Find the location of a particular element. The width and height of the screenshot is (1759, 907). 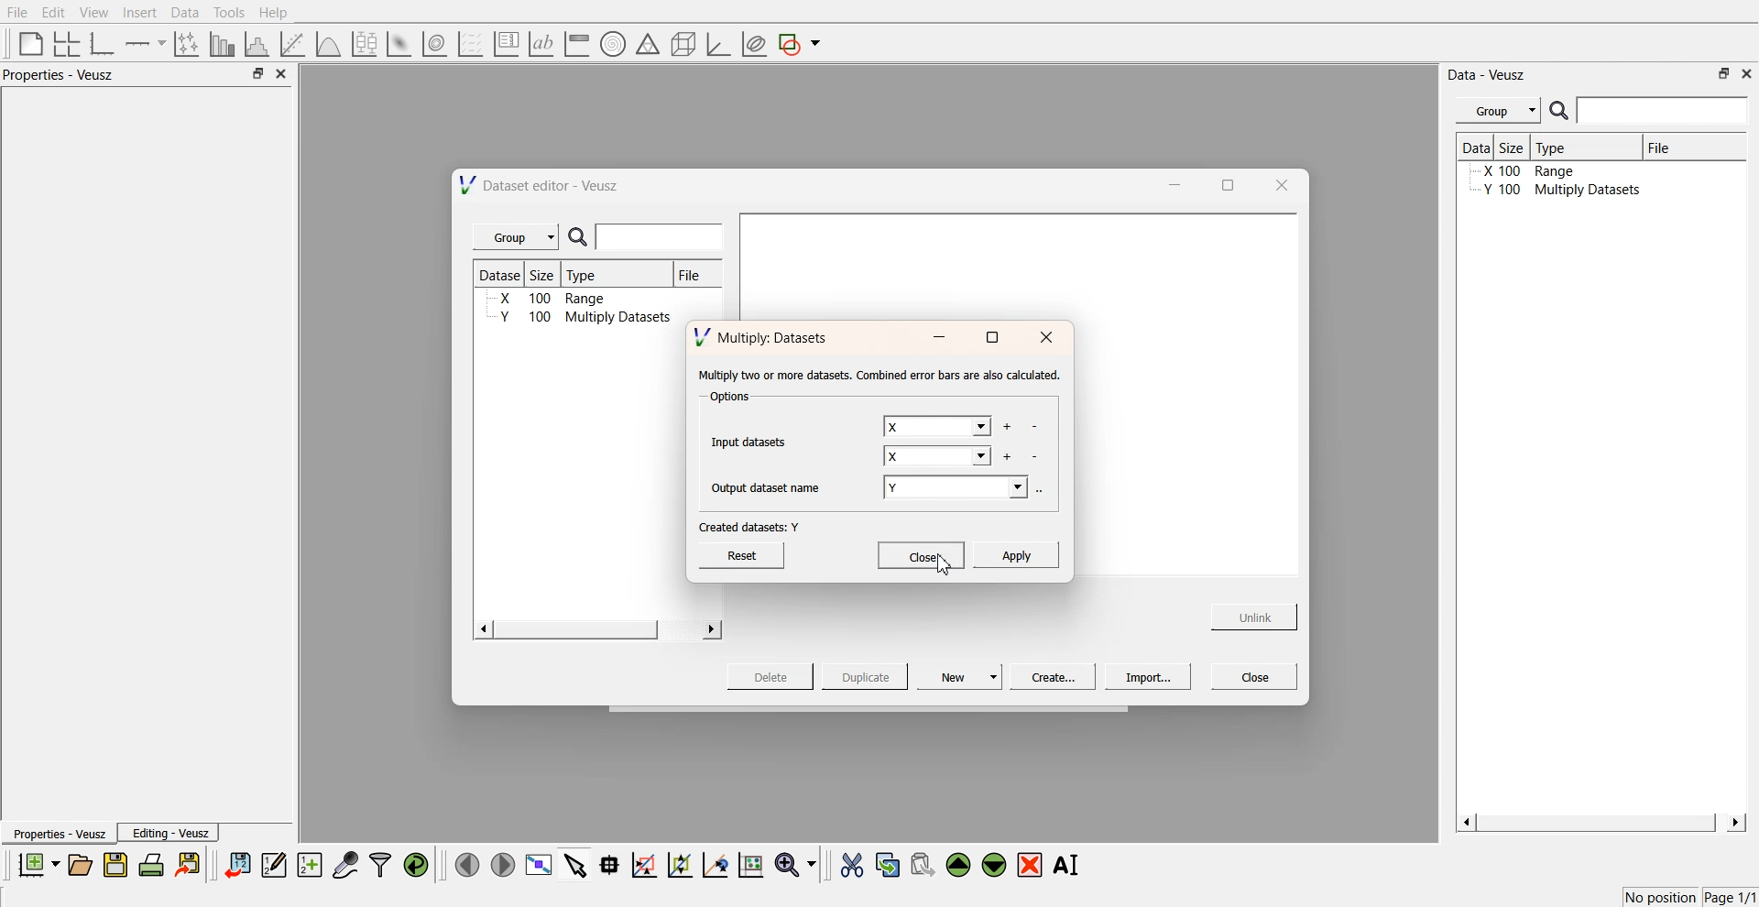

‘Multiply two or more datasets. Combined error bars are also calculated. is located at coordinates (879, 376).